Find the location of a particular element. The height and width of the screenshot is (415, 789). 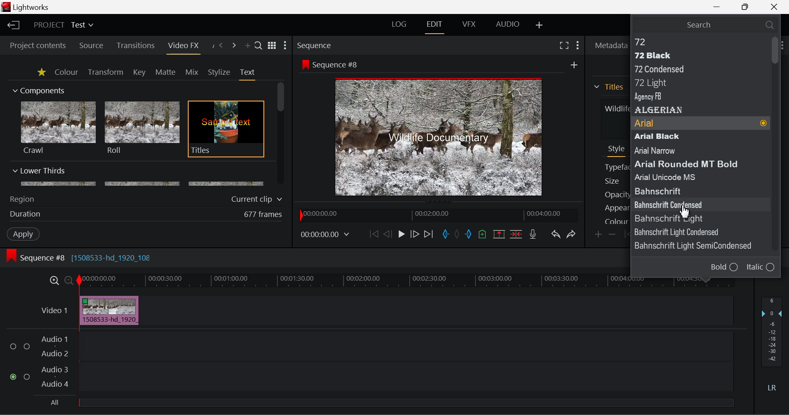

Cursor Position is located at coordinates (685, 210).